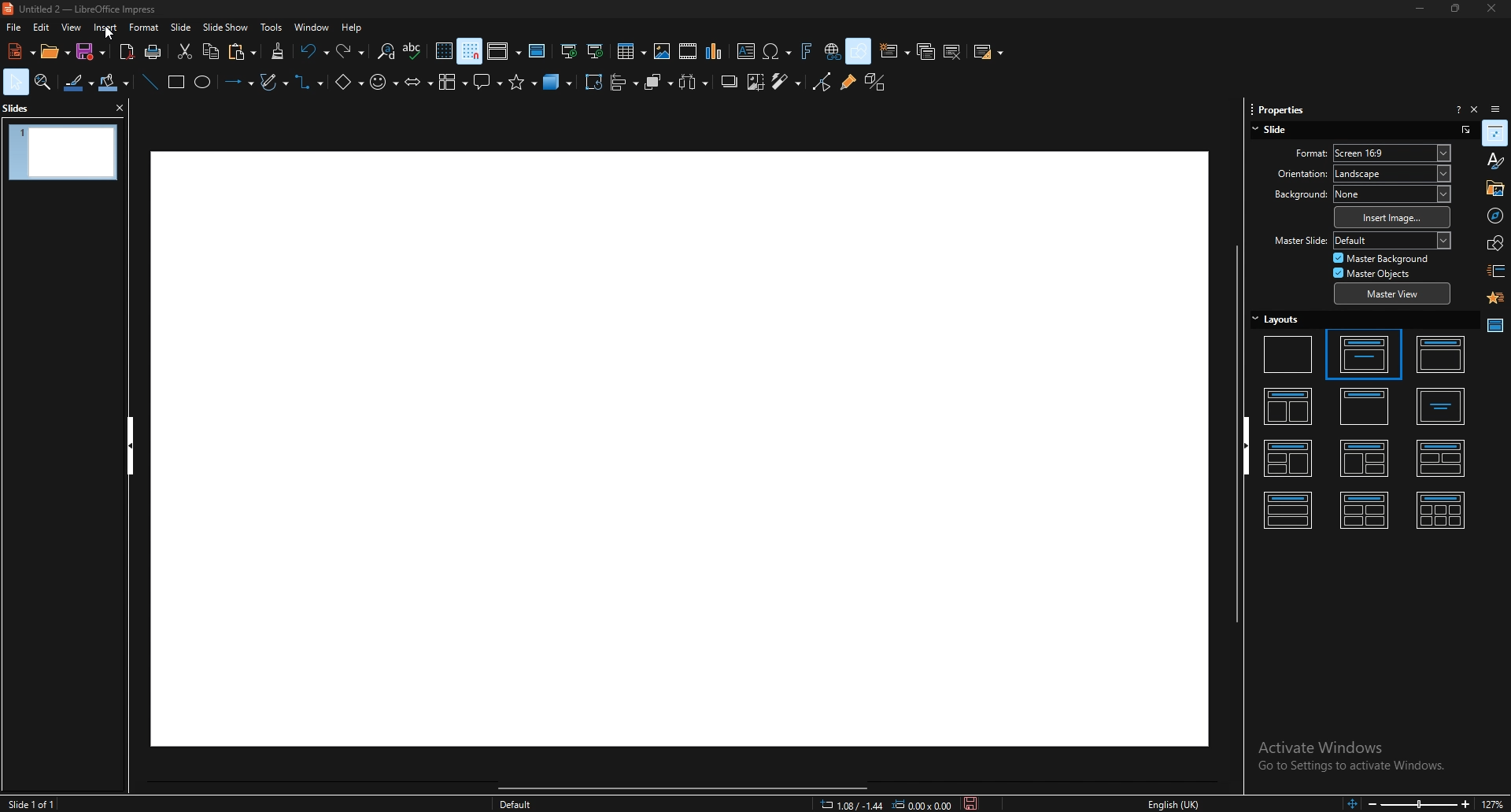 Image resolution: width=1511 pixels, height=812 pixels. Describe the element at coordinates (353, 28) in the screenshot. I see `help` at that location.